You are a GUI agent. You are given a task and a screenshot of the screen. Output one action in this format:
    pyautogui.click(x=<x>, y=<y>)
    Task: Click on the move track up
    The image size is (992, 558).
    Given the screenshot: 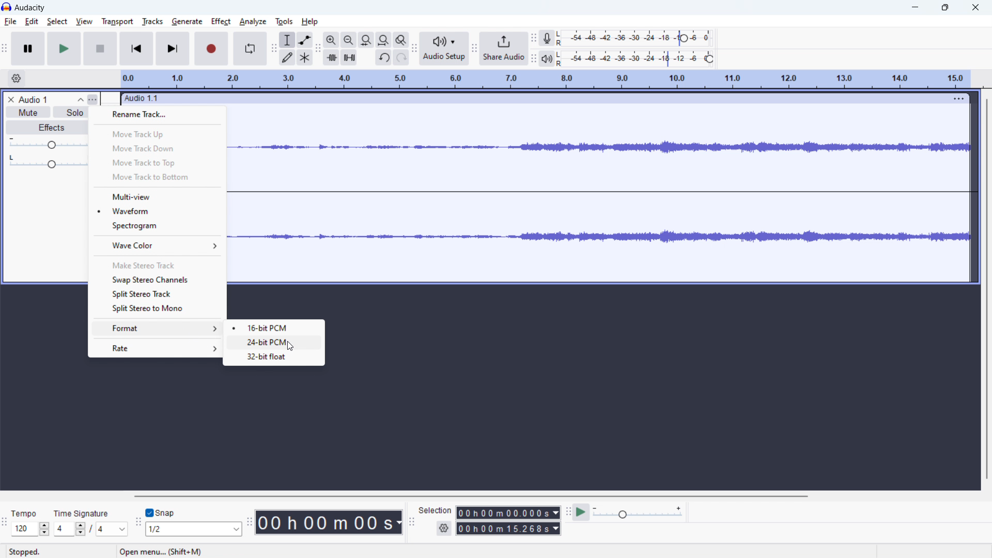 What is the action you would take?
    pyautogui.click(x=157, y=133)
    